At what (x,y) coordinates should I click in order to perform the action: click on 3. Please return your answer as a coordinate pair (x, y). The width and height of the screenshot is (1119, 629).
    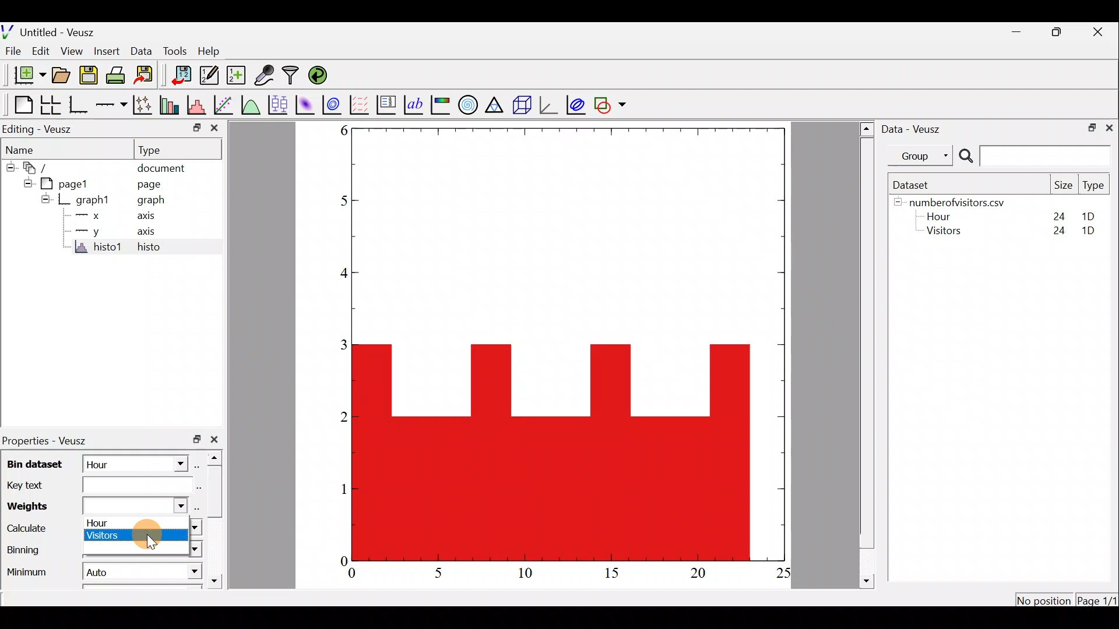
    Looking at the image, I should click on (339, 343).